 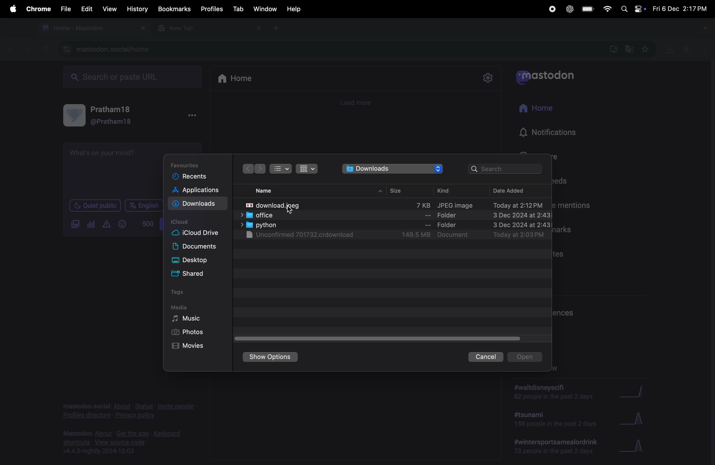 I want to click on drop down, so click(x=706, y=29).